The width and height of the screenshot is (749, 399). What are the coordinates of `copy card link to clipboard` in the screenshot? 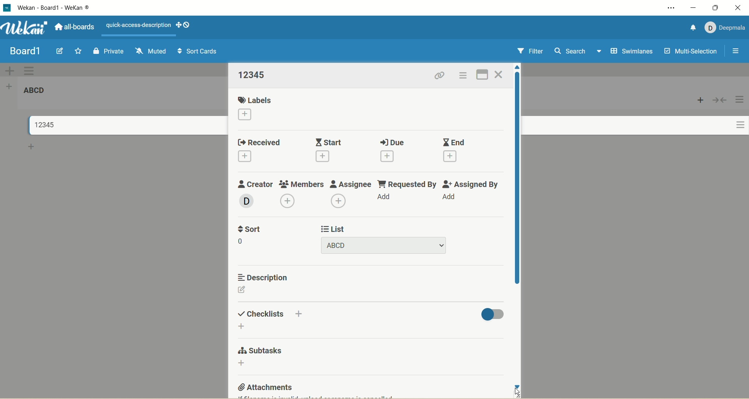 It's located at (440, 76).